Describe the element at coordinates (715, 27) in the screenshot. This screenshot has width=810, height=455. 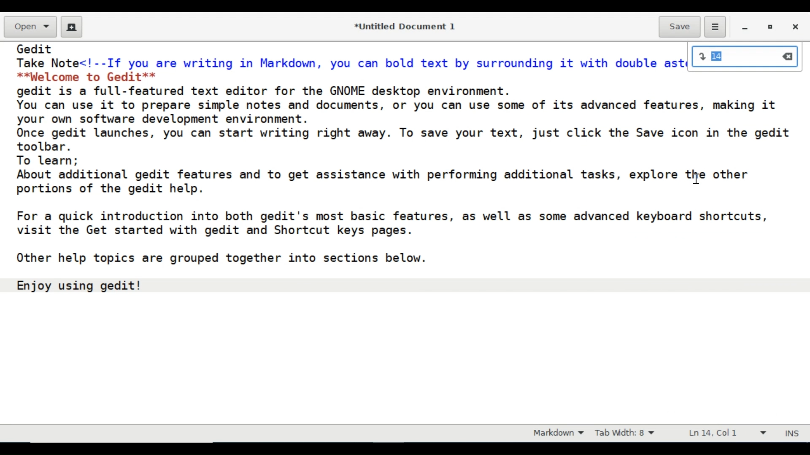
I see `Application menu` at that location.